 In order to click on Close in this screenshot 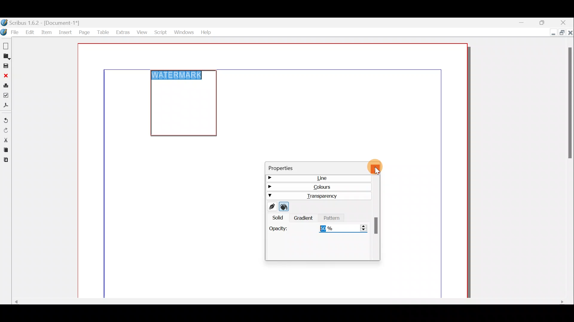, I will do `click(5, 76)`.